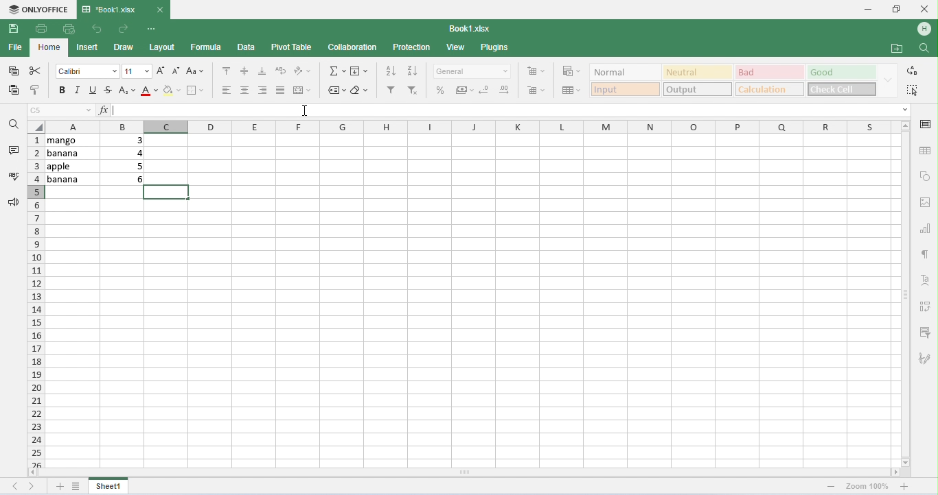 The height and width of the screenshot is (495, 938). Describe the element at coordinates (305, 110) in the screenshot. I see `cursor` at that location.